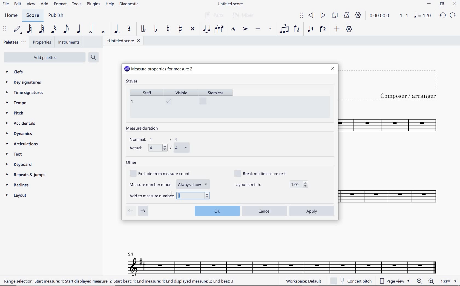 The width and height of the screenshot is (460, 286). I want to click on HALF NOTE, so click(91, 29).